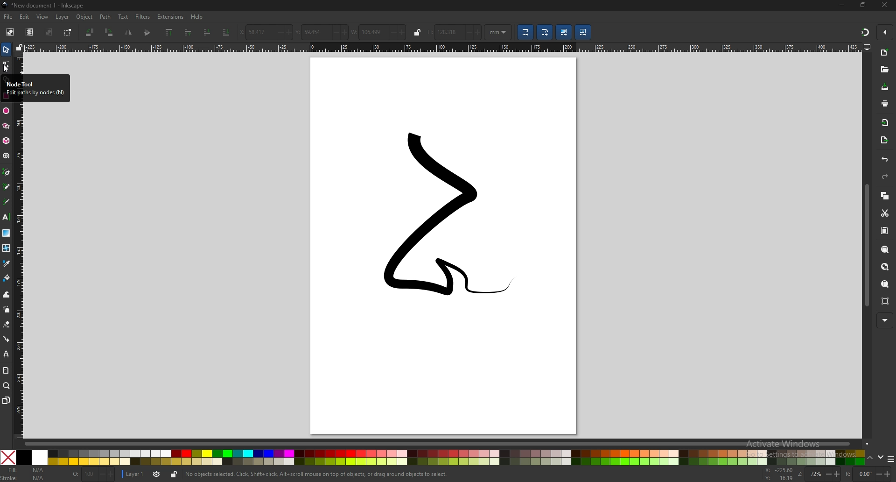 This screenshot has height=482, width=896. What do you see at coordinates (885, 197) in the screenshot?
I see `copy` at bounding box center [885, 197].